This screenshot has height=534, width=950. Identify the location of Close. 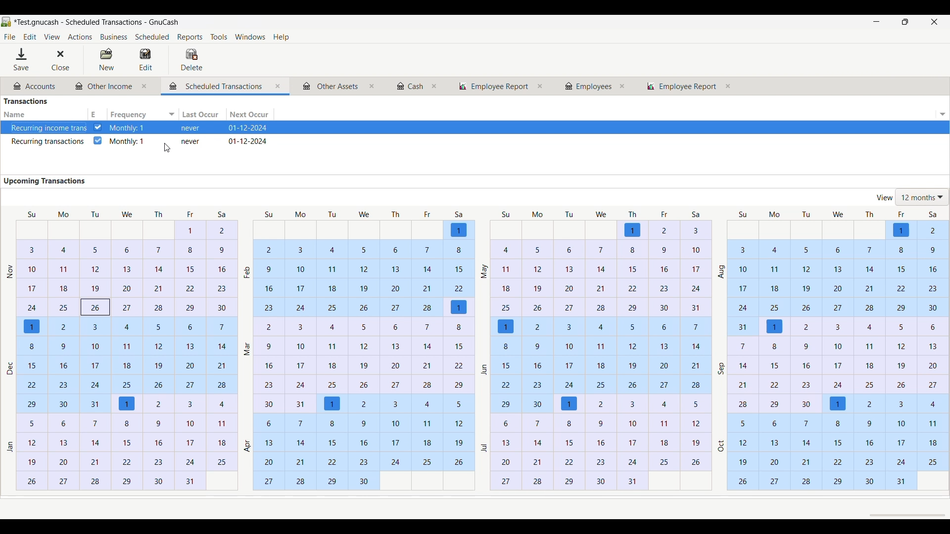
(59, 60).